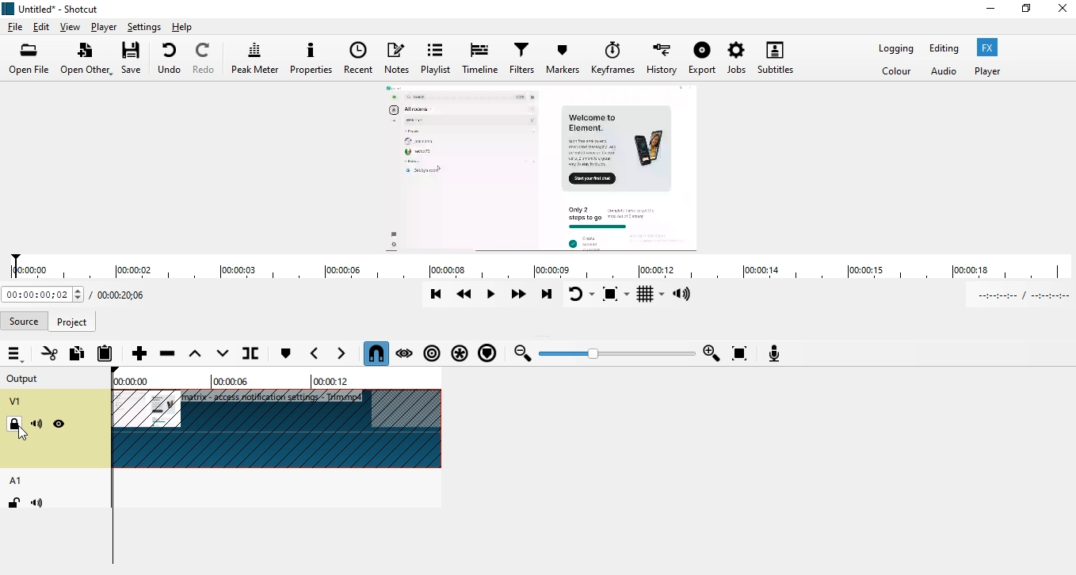 The height and width of the screenshot is (575, 1076). Describe the element at coordinates (651, 295) in the screenshot. I see `Toggle grid display ` at that location.